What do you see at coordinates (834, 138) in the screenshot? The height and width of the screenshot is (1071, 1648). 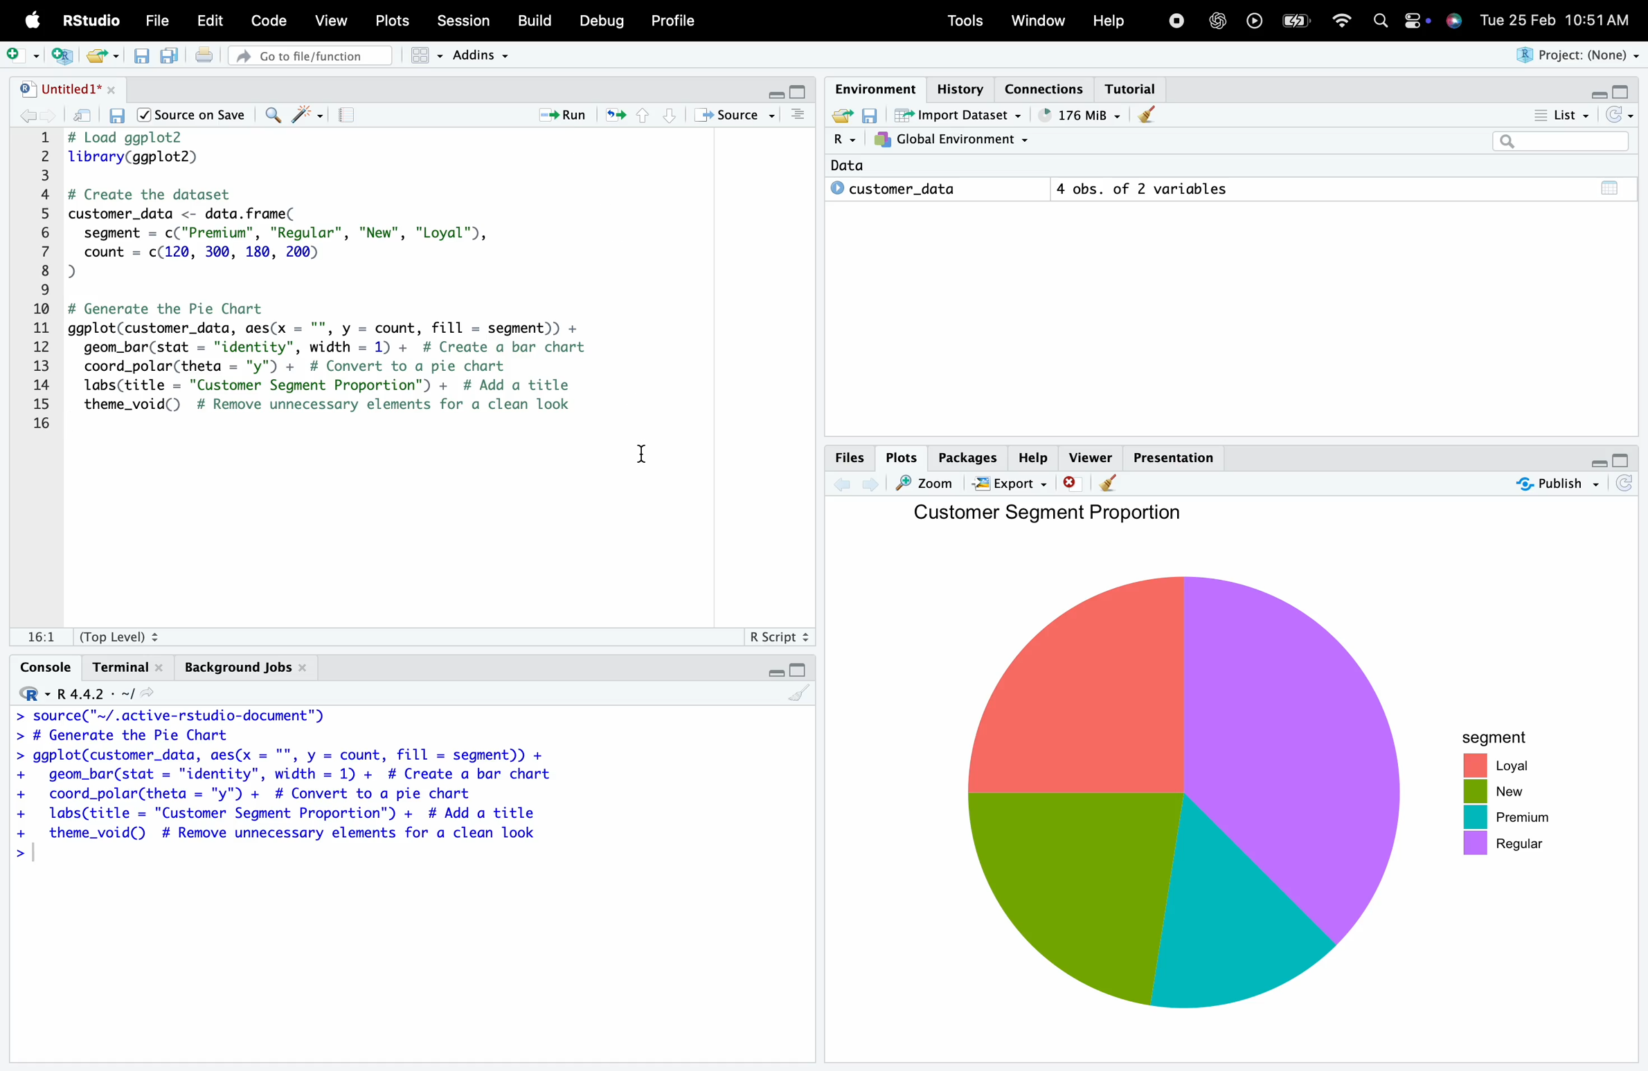 I see `R` at bounding box center [834, 138].